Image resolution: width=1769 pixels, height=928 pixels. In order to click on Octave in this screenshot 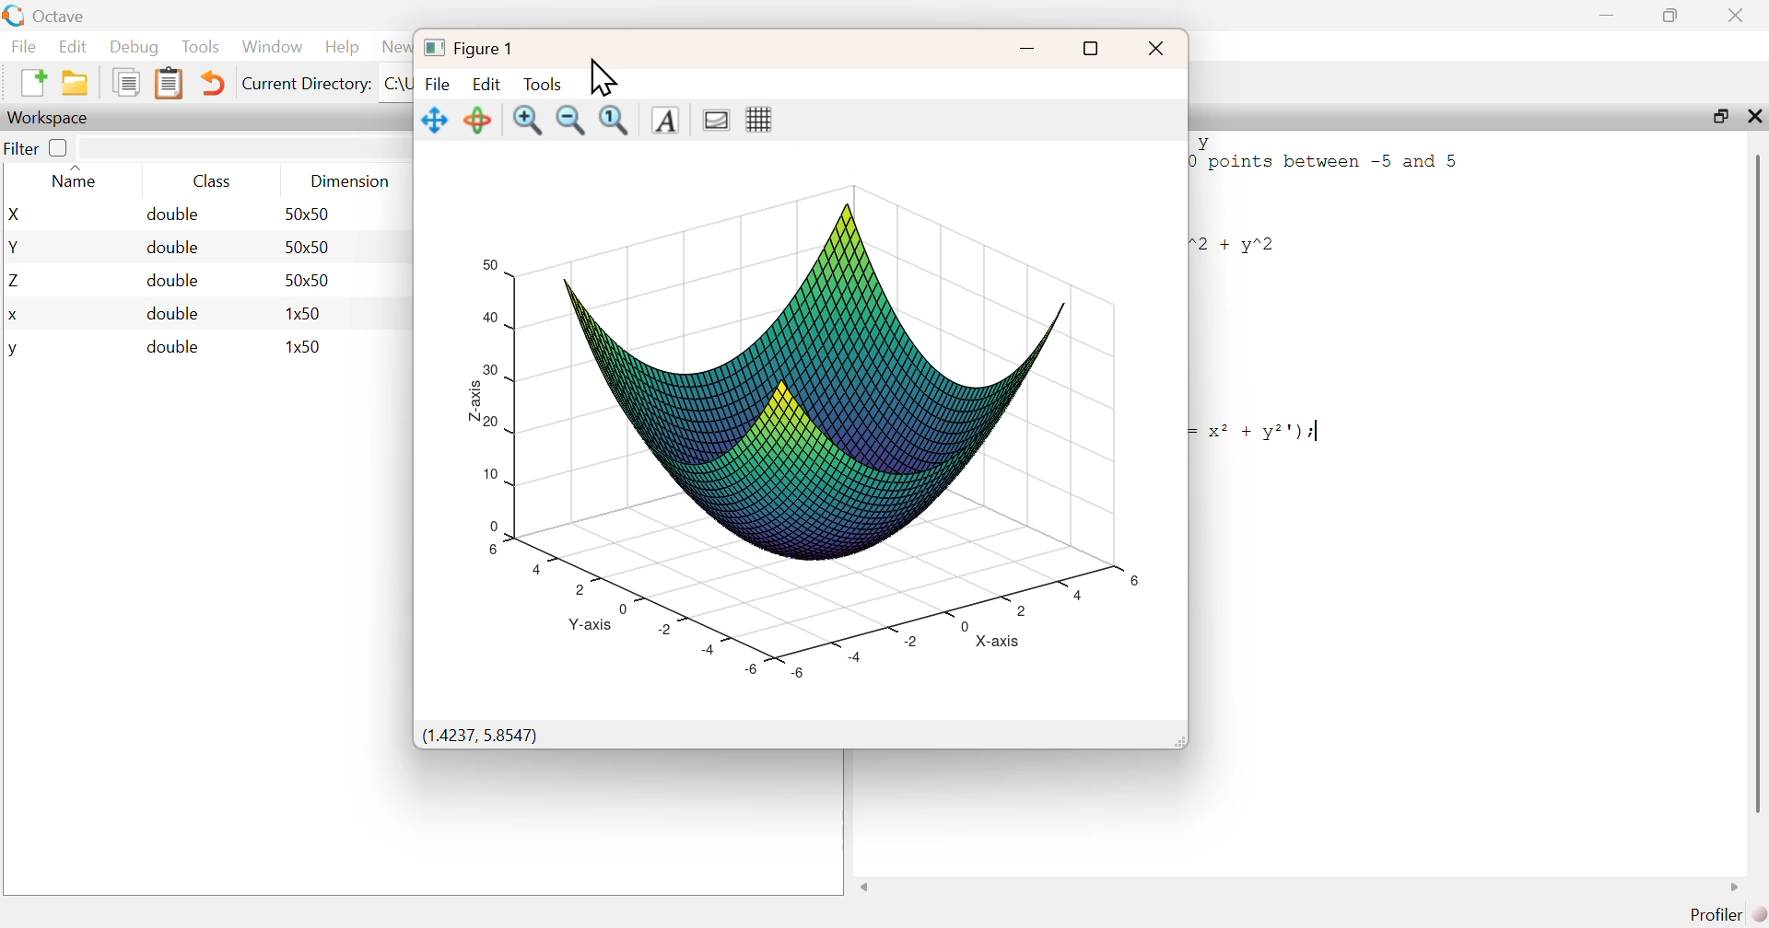, I will do `click(61, 16)`.